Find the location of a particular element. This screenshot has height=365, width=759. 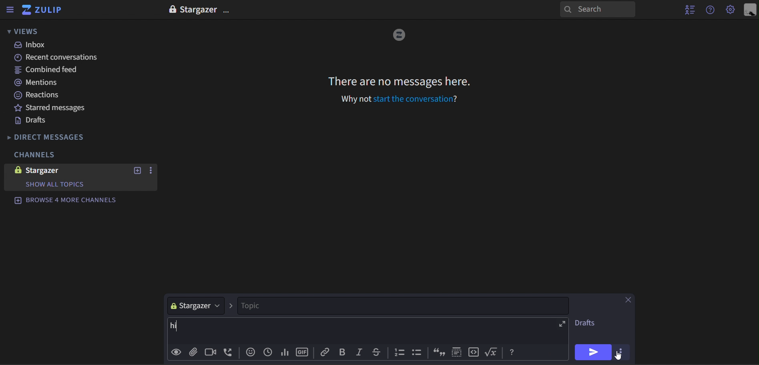

stargazer is located at coordinates (197, 305).